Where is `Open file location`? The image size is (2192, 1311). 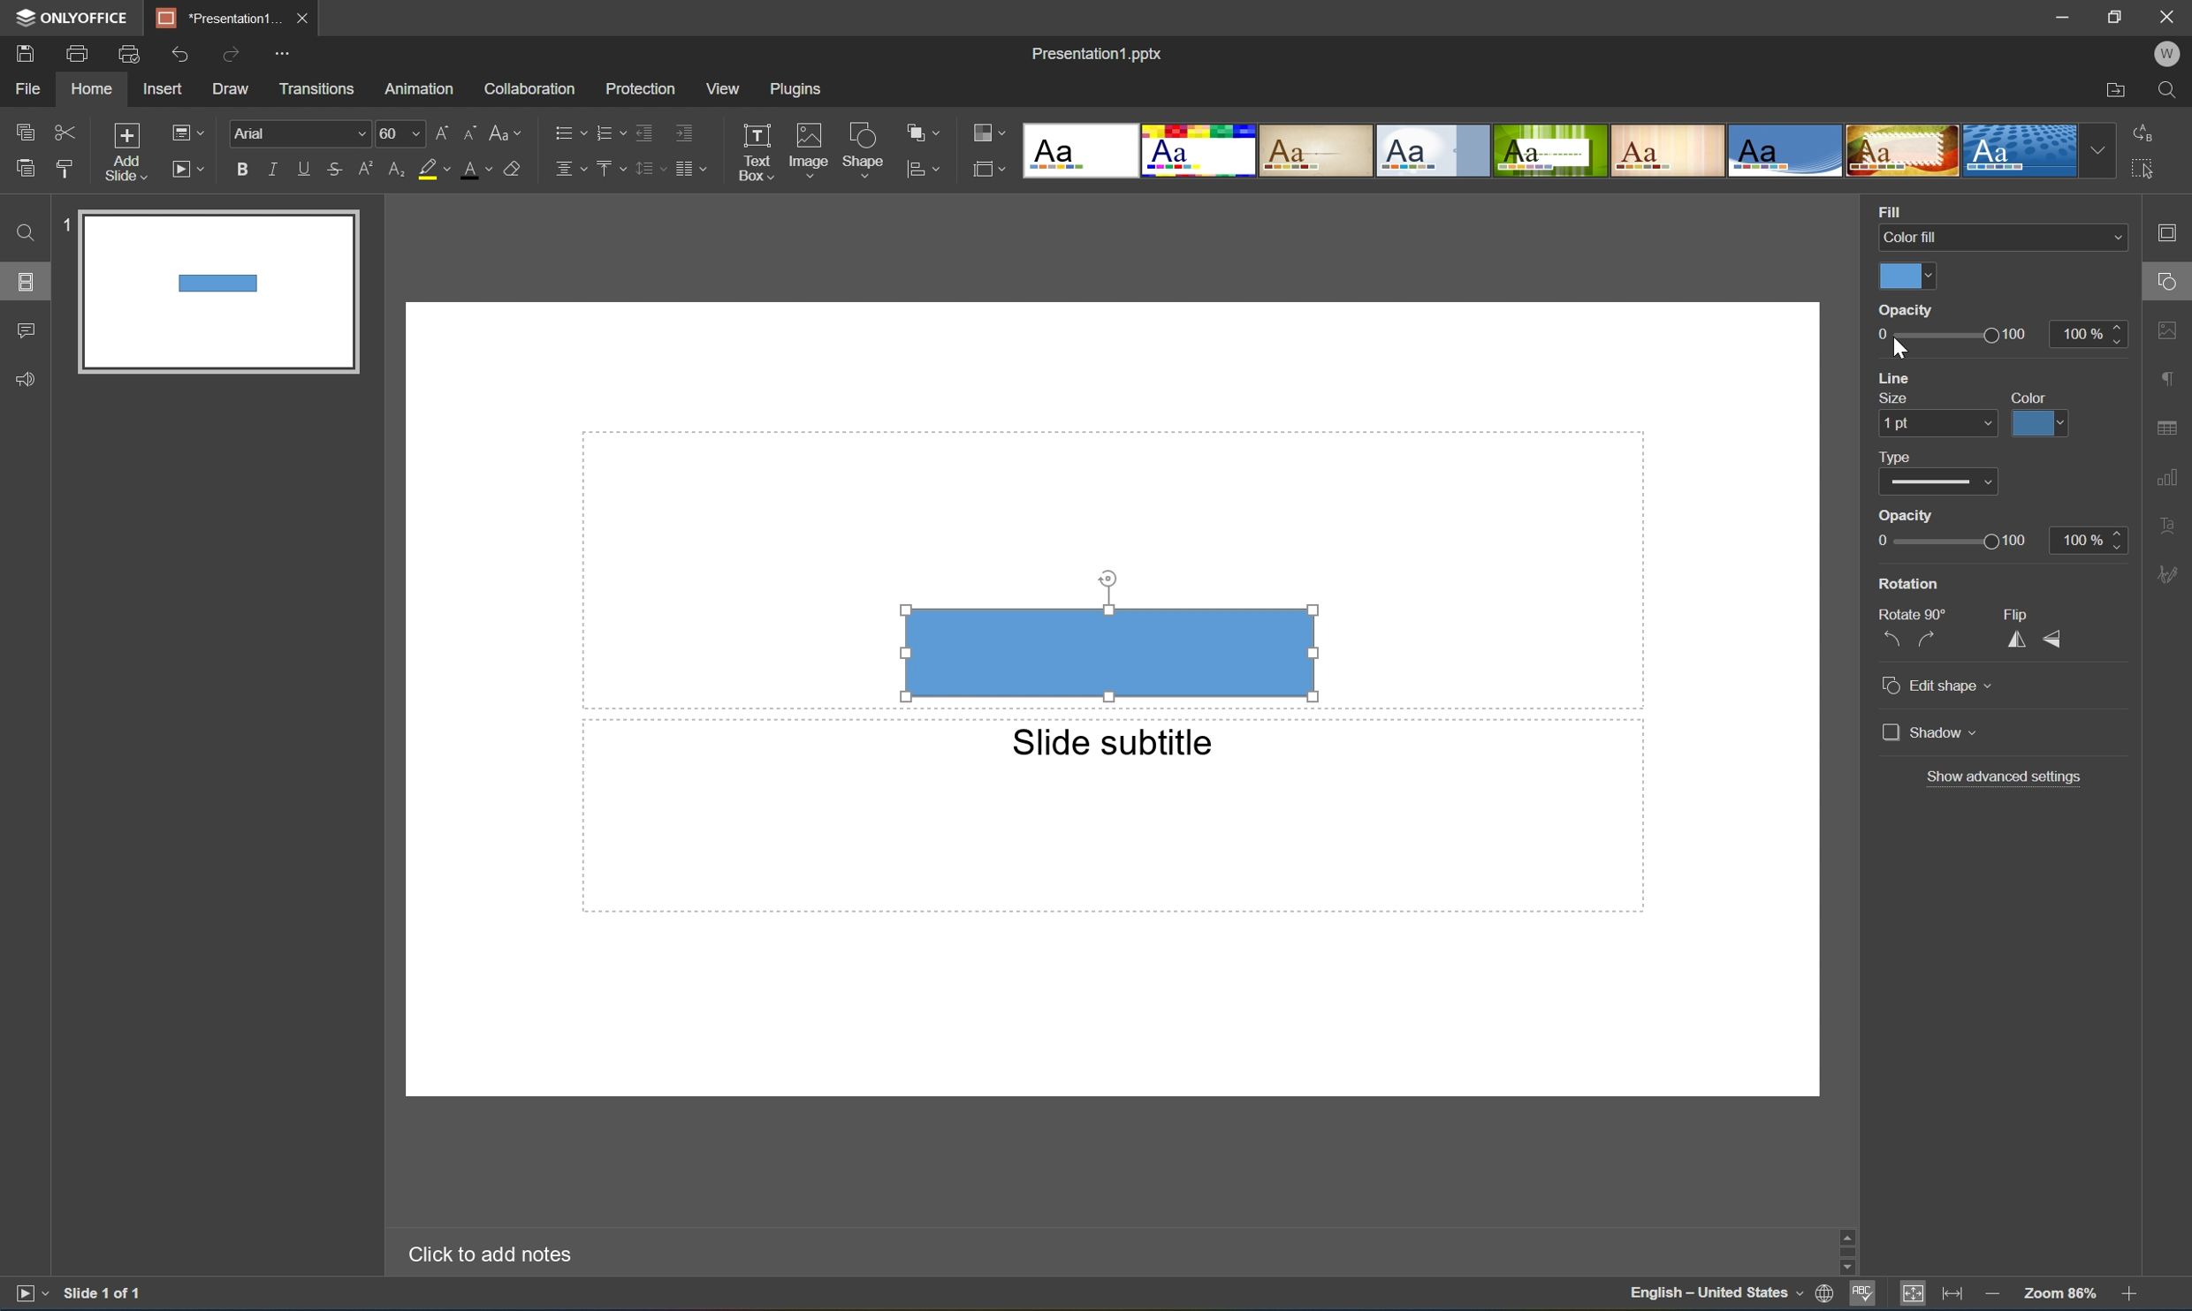
Open file location is located at coordinates (2114, 91).